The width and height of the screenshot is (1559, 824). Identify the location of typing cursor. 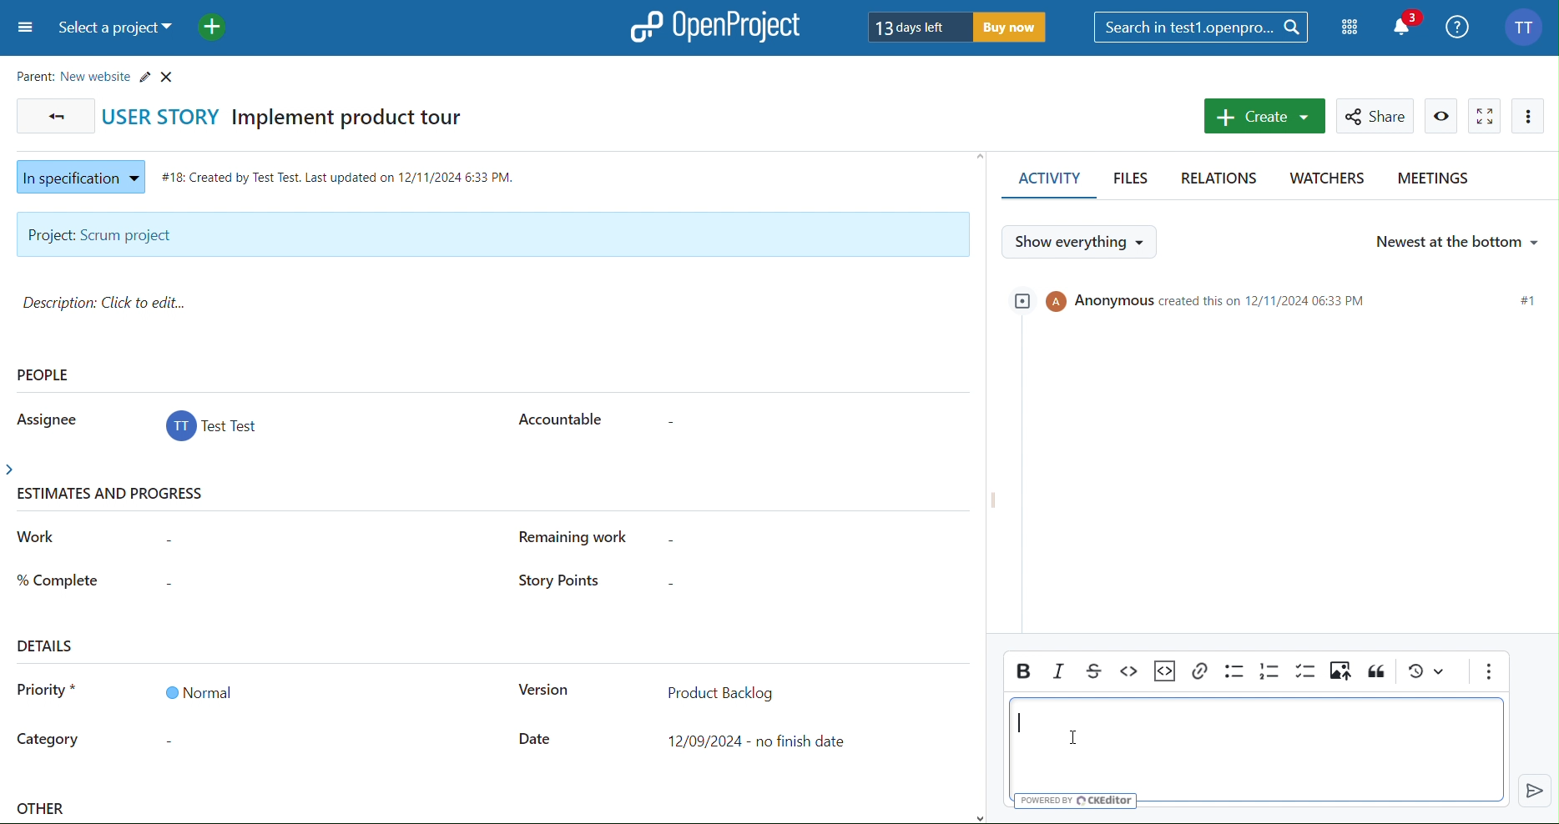
(1024, 723).